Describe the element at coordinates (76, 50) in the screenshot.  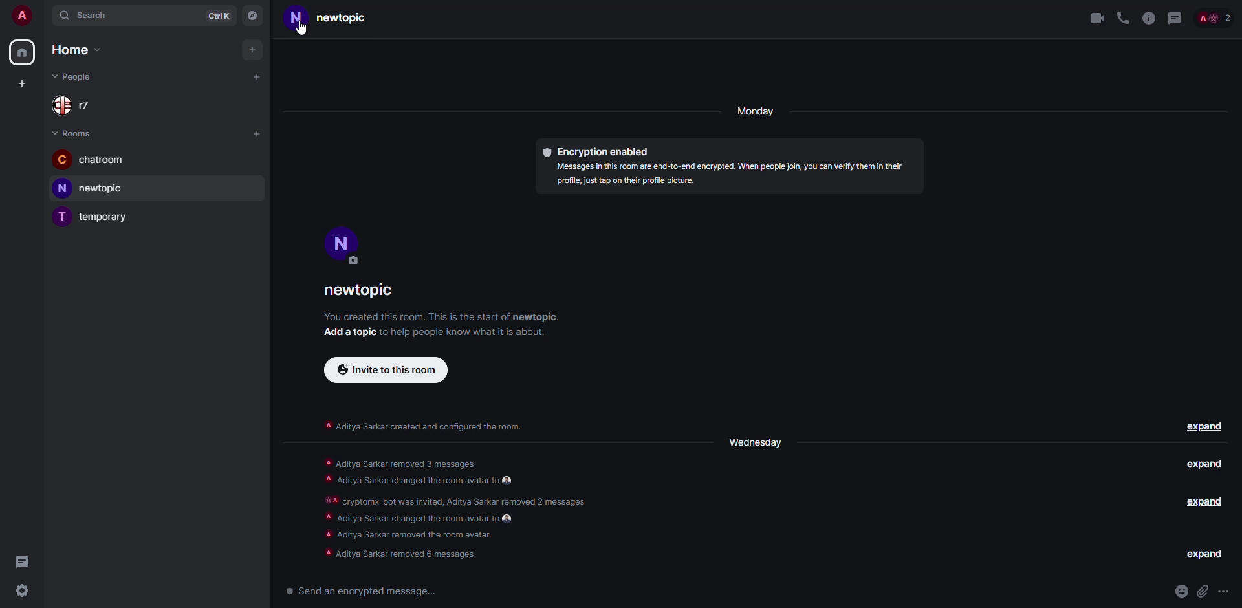
I see `home` at that location.